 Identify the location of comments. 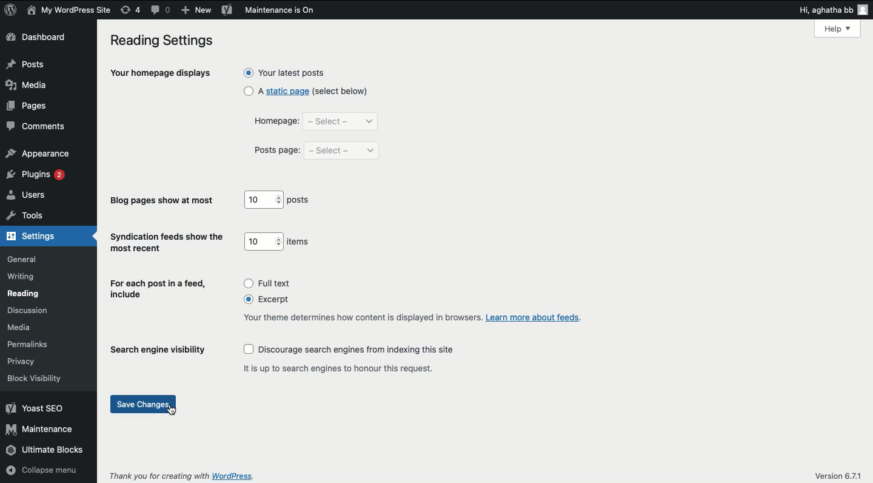
(39, 126).